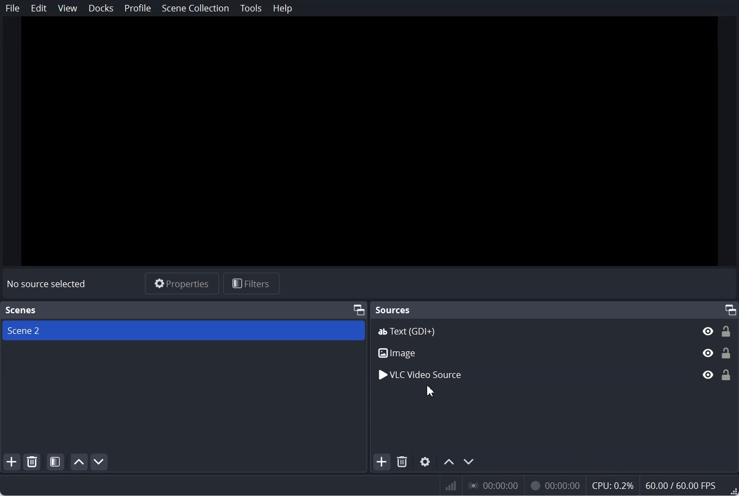 The height and width of the screenshot is (496, 739). What do you see at coordinates (138, 8) in the screenshot?
I see `Profile` at bounding box center [138, 8].